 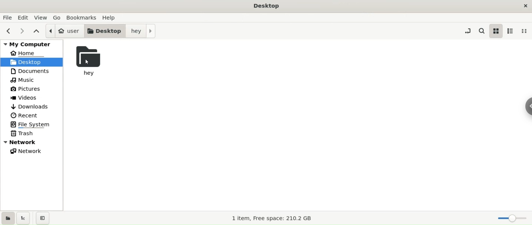 I want to click on home, so click(x=32, y=54).